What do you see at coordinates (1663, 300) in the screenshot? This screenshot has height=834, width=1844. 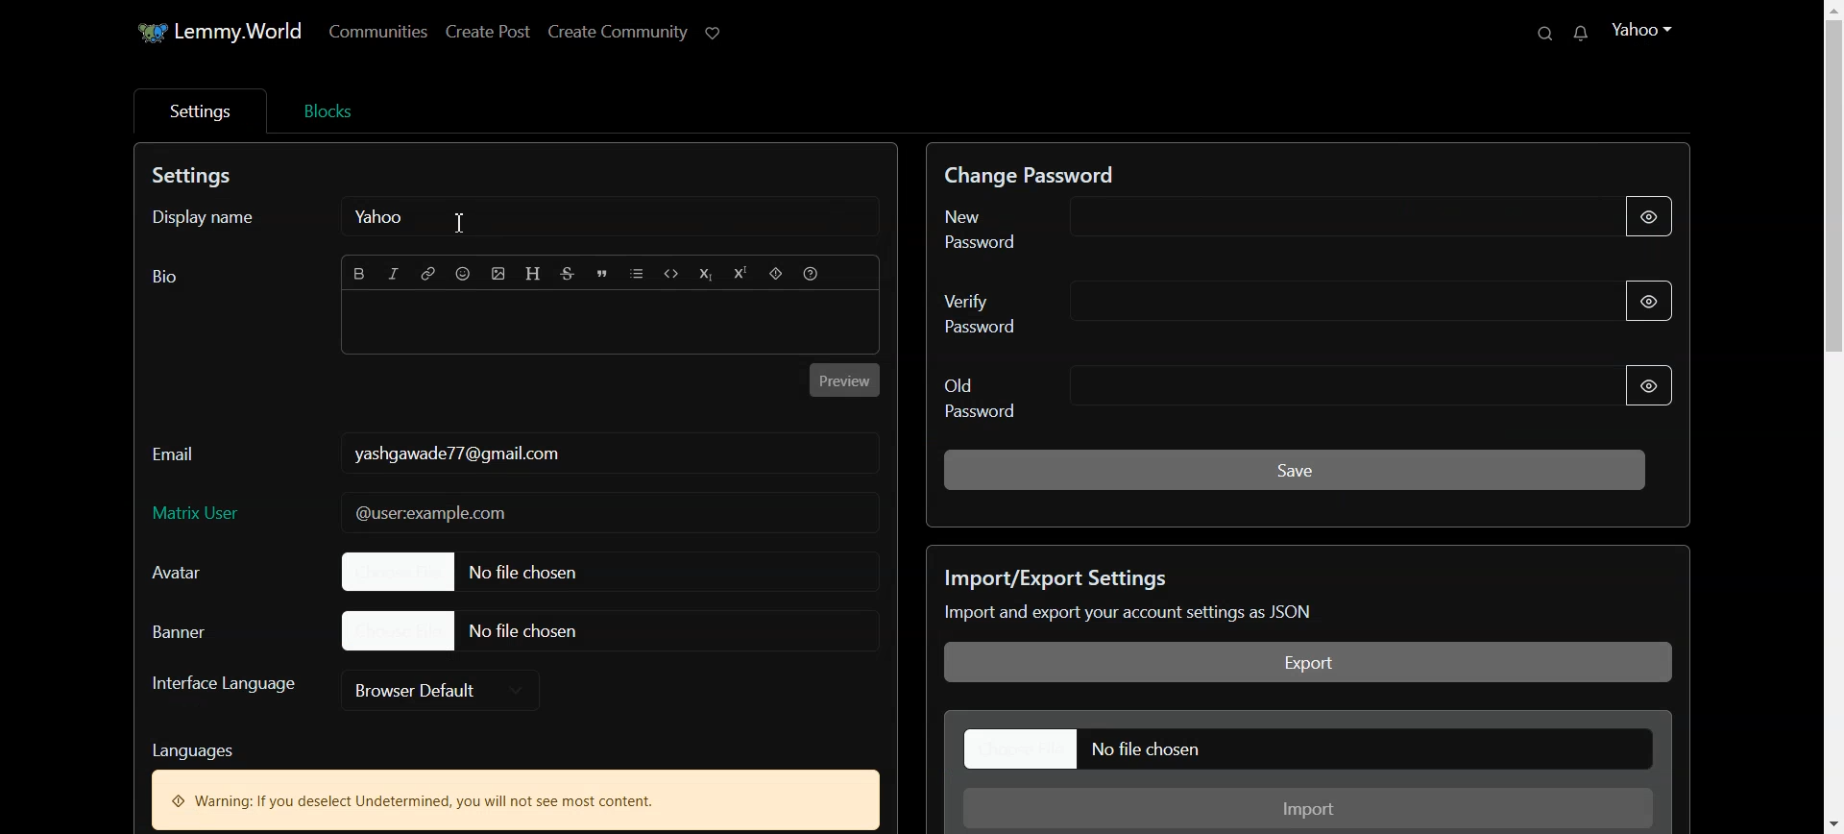 I see `Hide Password` at bounding box center [1663, 300].